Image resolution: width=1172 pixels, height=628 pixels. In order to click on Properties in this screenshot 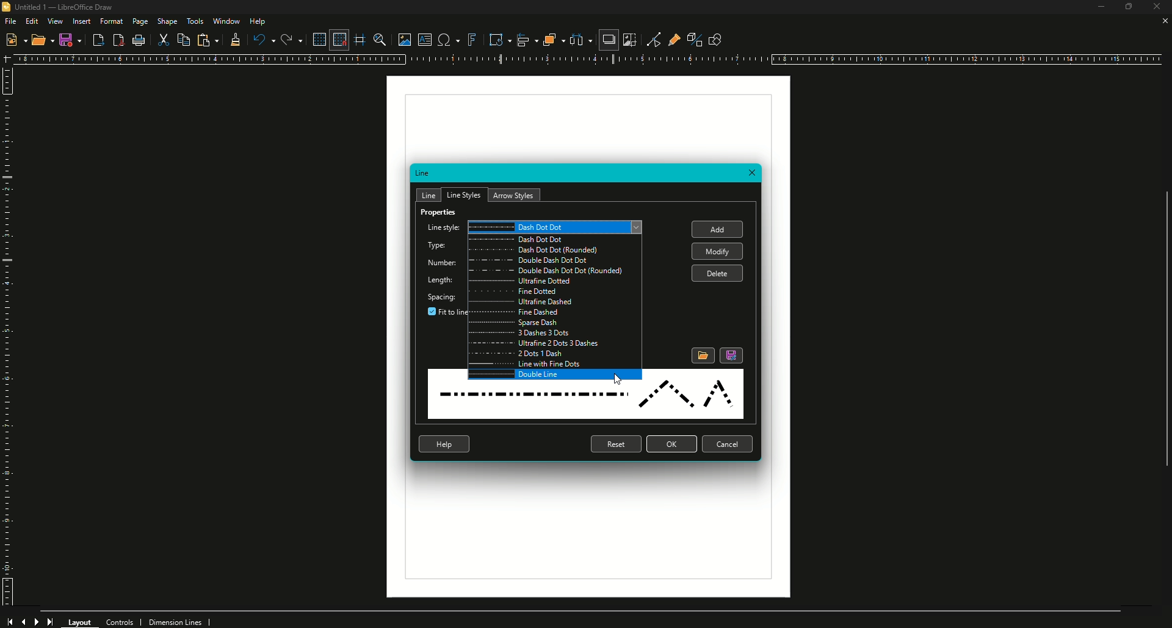, I will do `click(440, 215)`.